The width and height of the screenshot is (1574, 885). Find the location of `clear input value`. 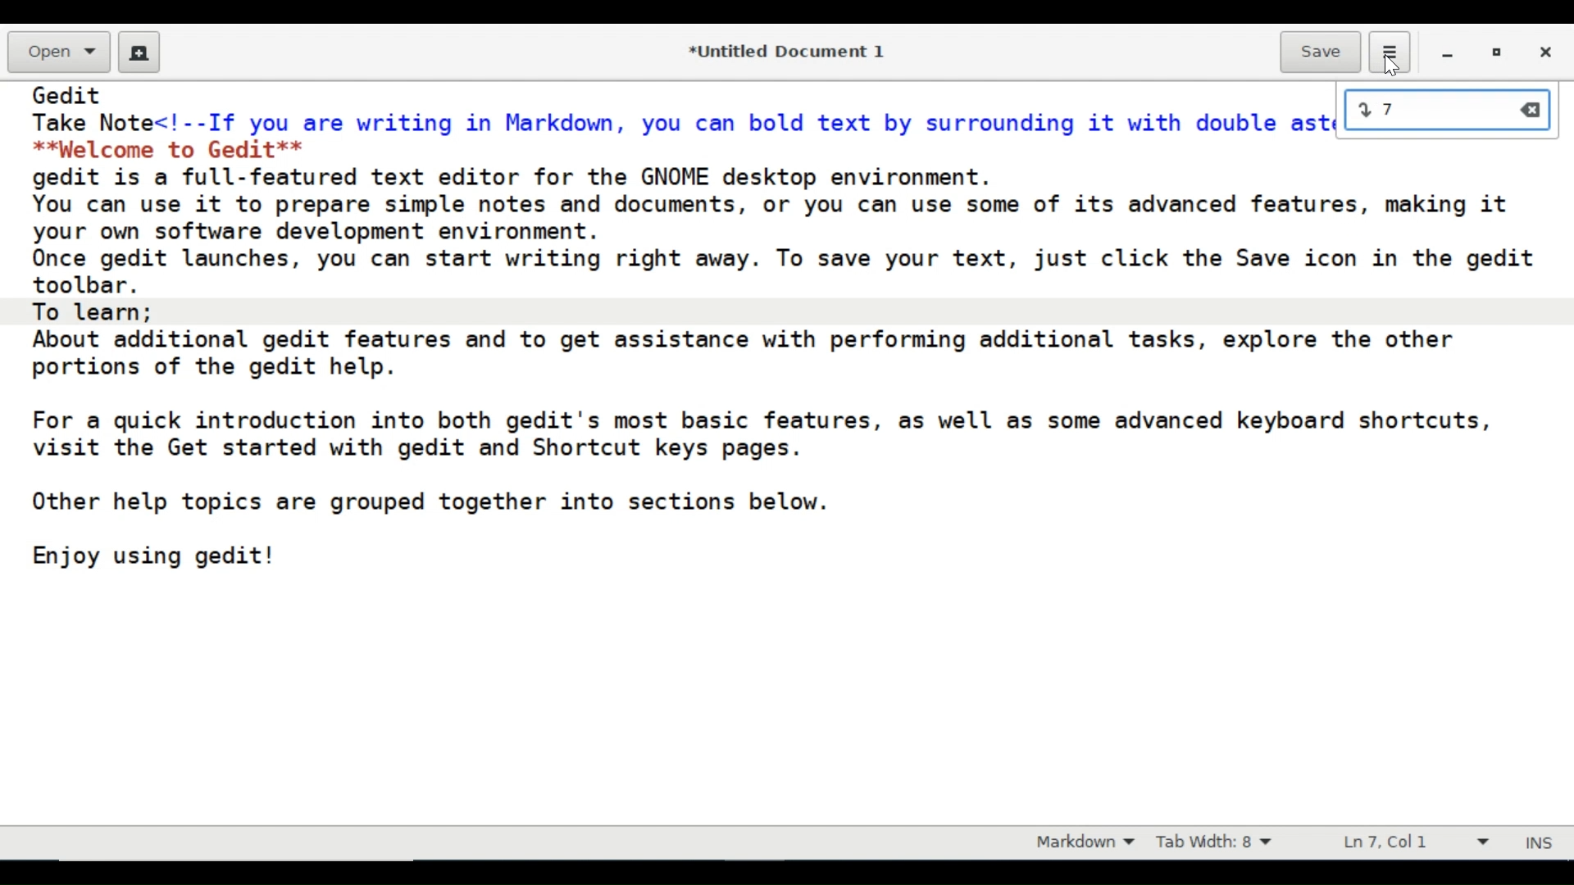

clear input value is located at coordinates (1533, 111).